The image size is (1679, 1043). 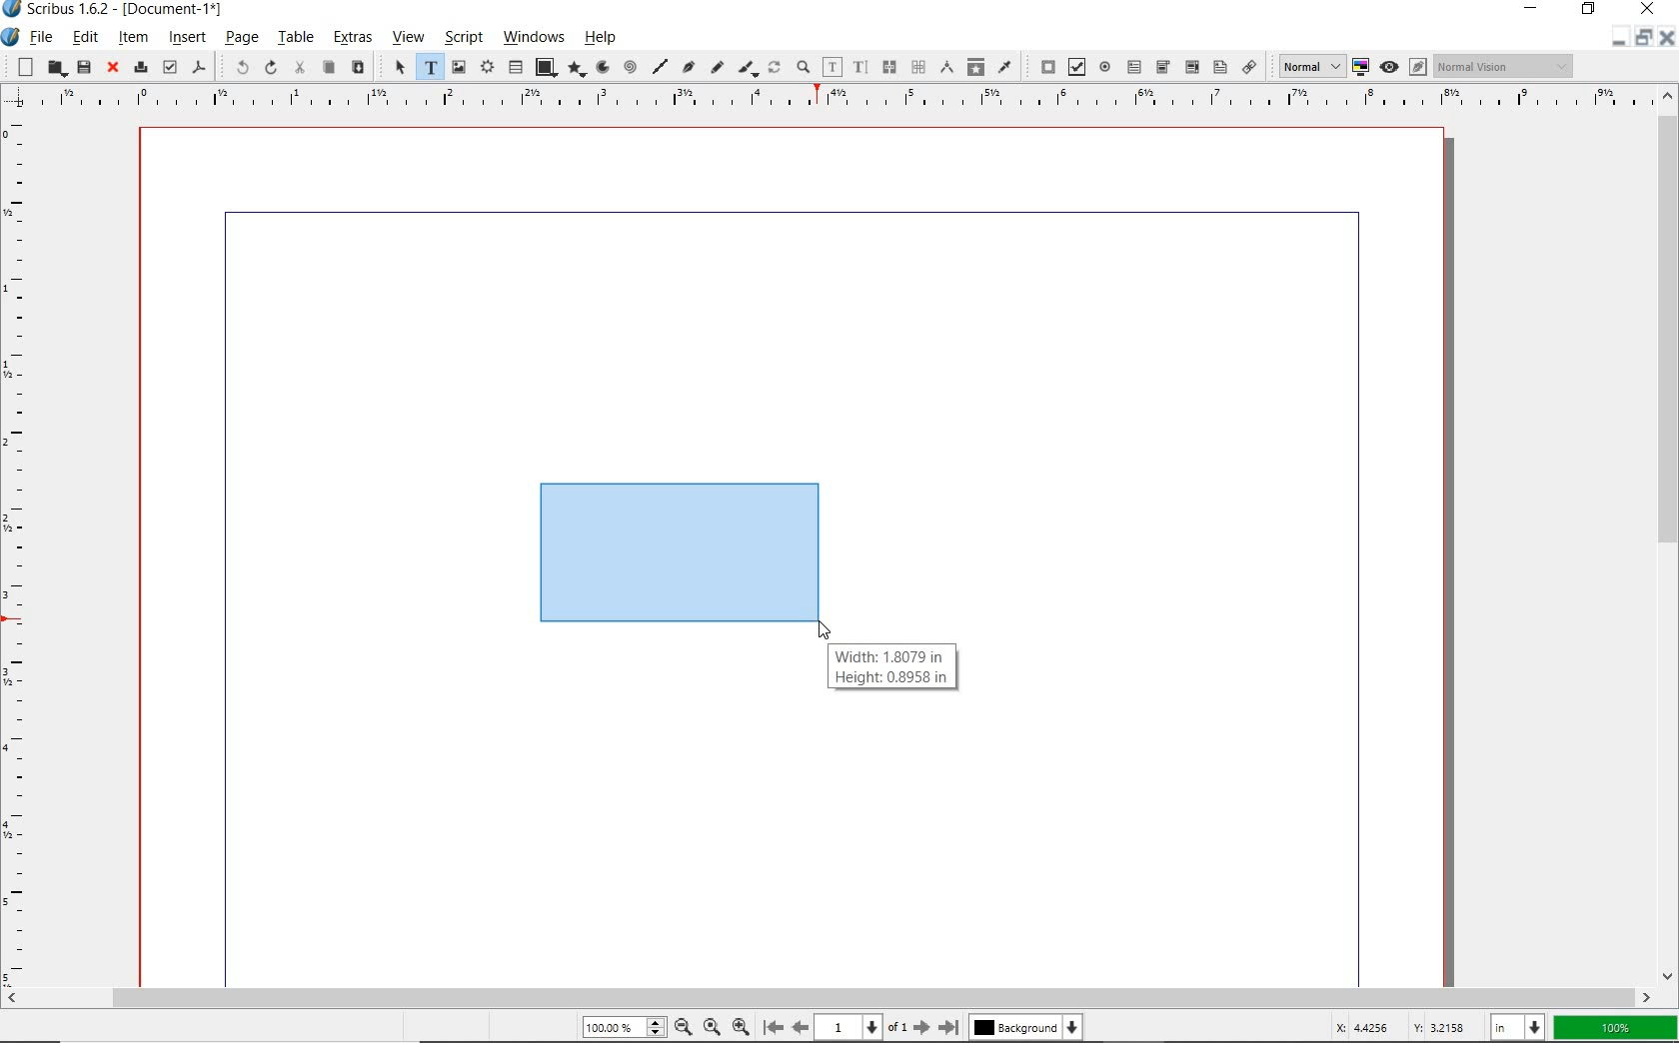 What do you see at coordinates (236, 66) in the screenshot?
I see `undo` at bounding box center [236, 66].